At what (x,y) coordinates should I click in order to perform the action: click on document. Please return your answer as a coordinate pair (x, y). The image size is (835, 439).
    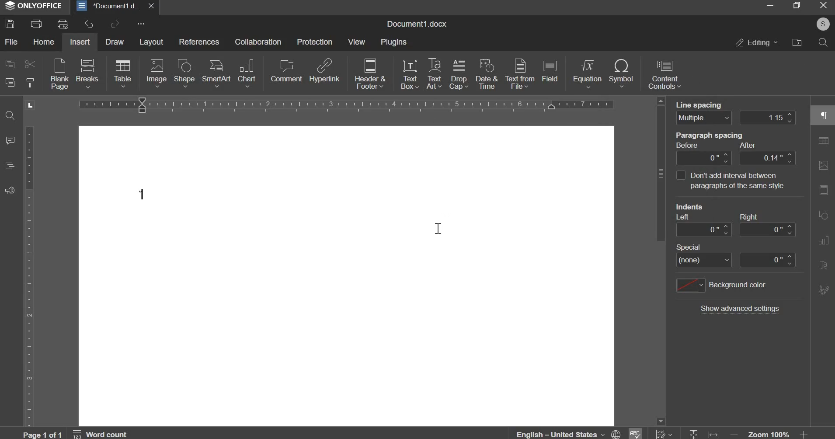
    Looking at the image, I should click on (346, 277).